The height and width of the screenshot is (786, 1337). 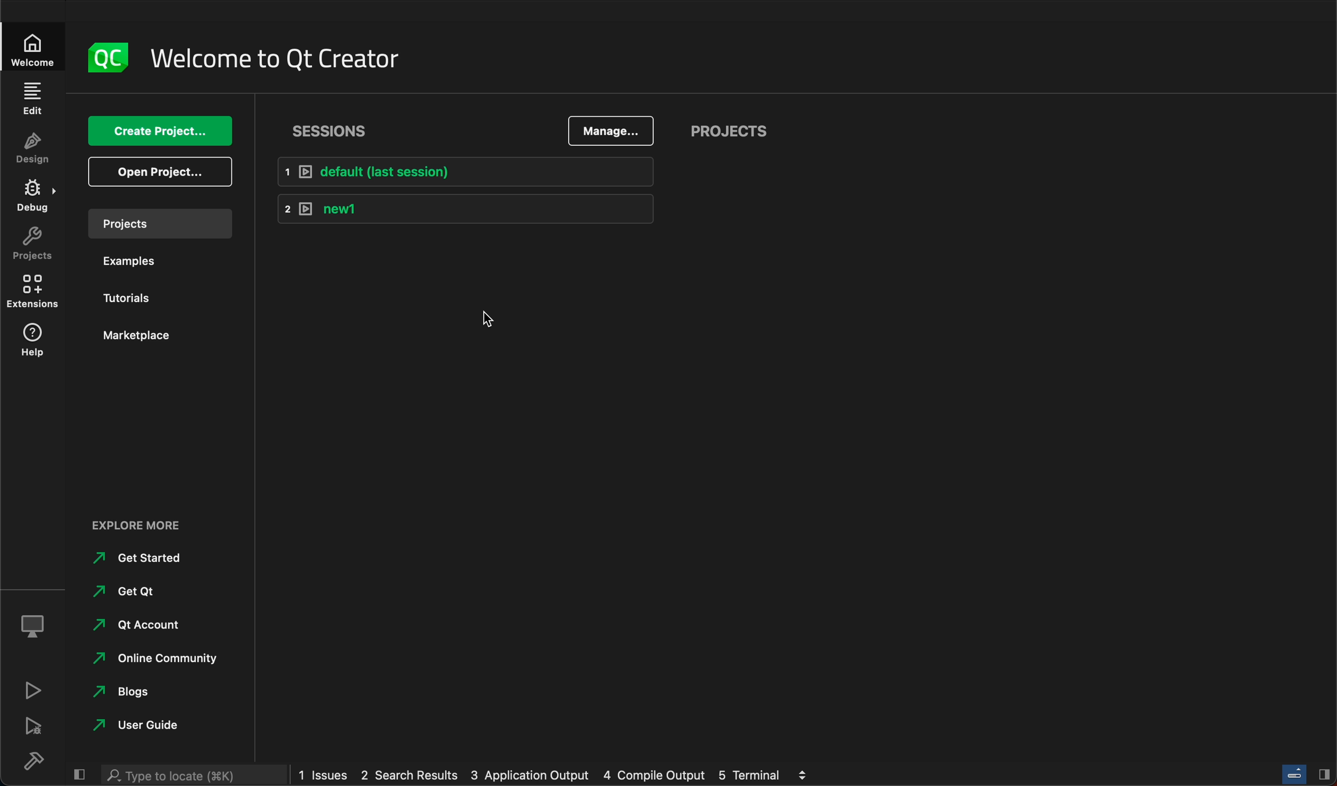 What do you see at coordinates (139, 263) in the screenshot?
I see `examples` at bounding box center [139, 263].